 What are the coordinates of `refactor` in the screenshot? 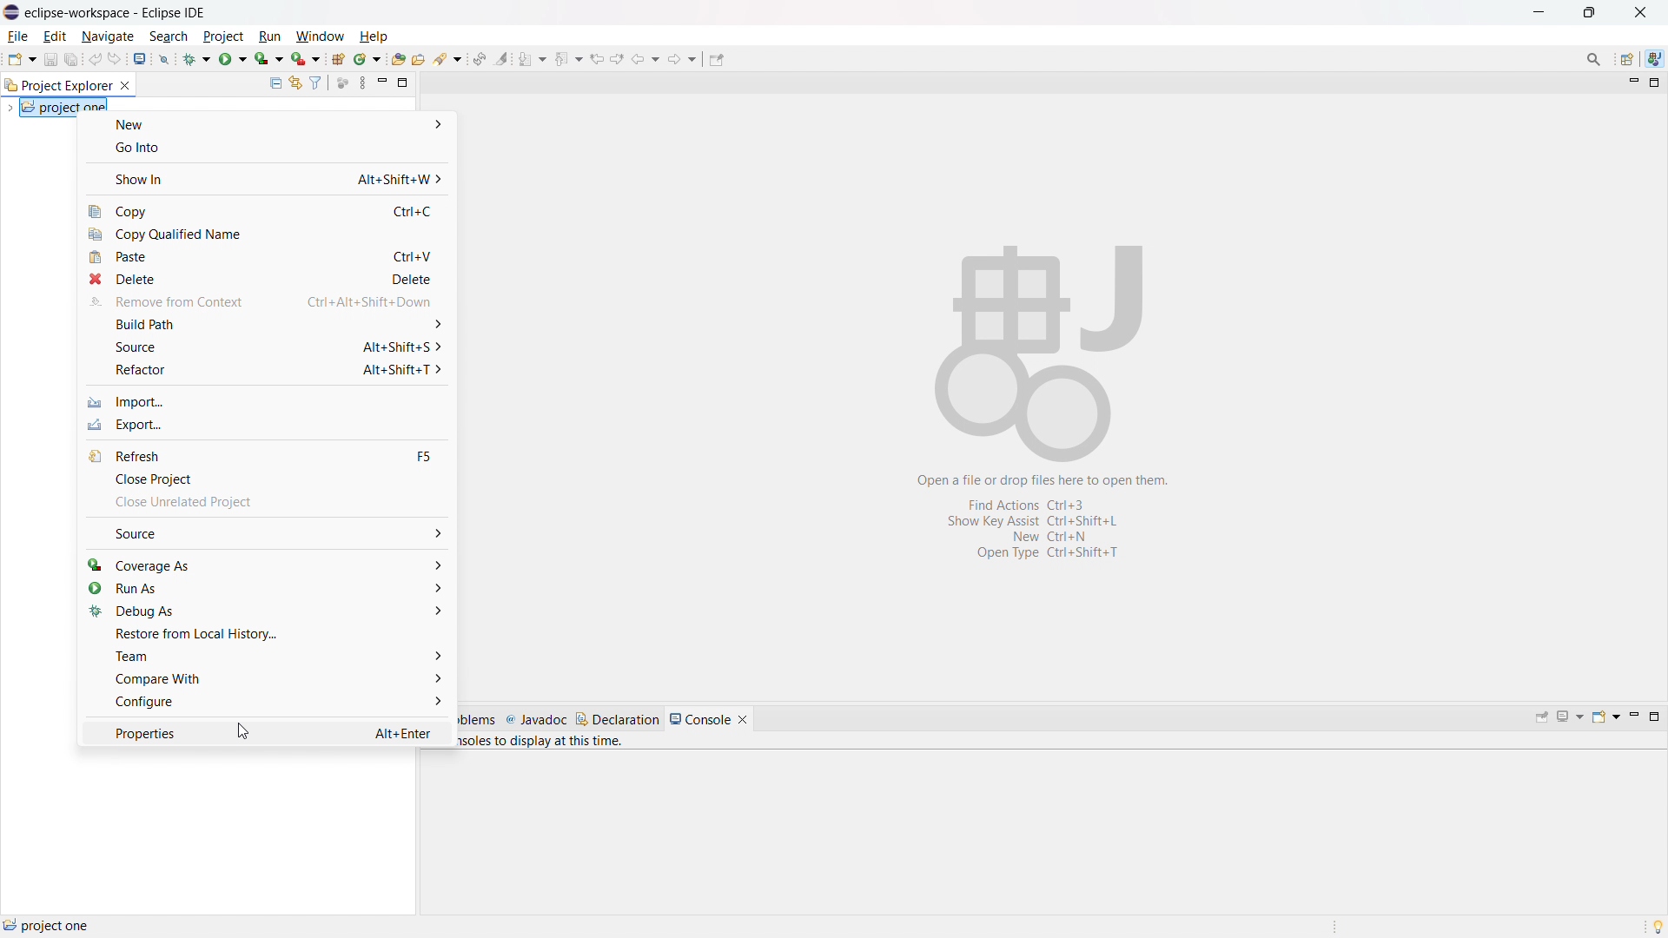 It's located at (263, 370).